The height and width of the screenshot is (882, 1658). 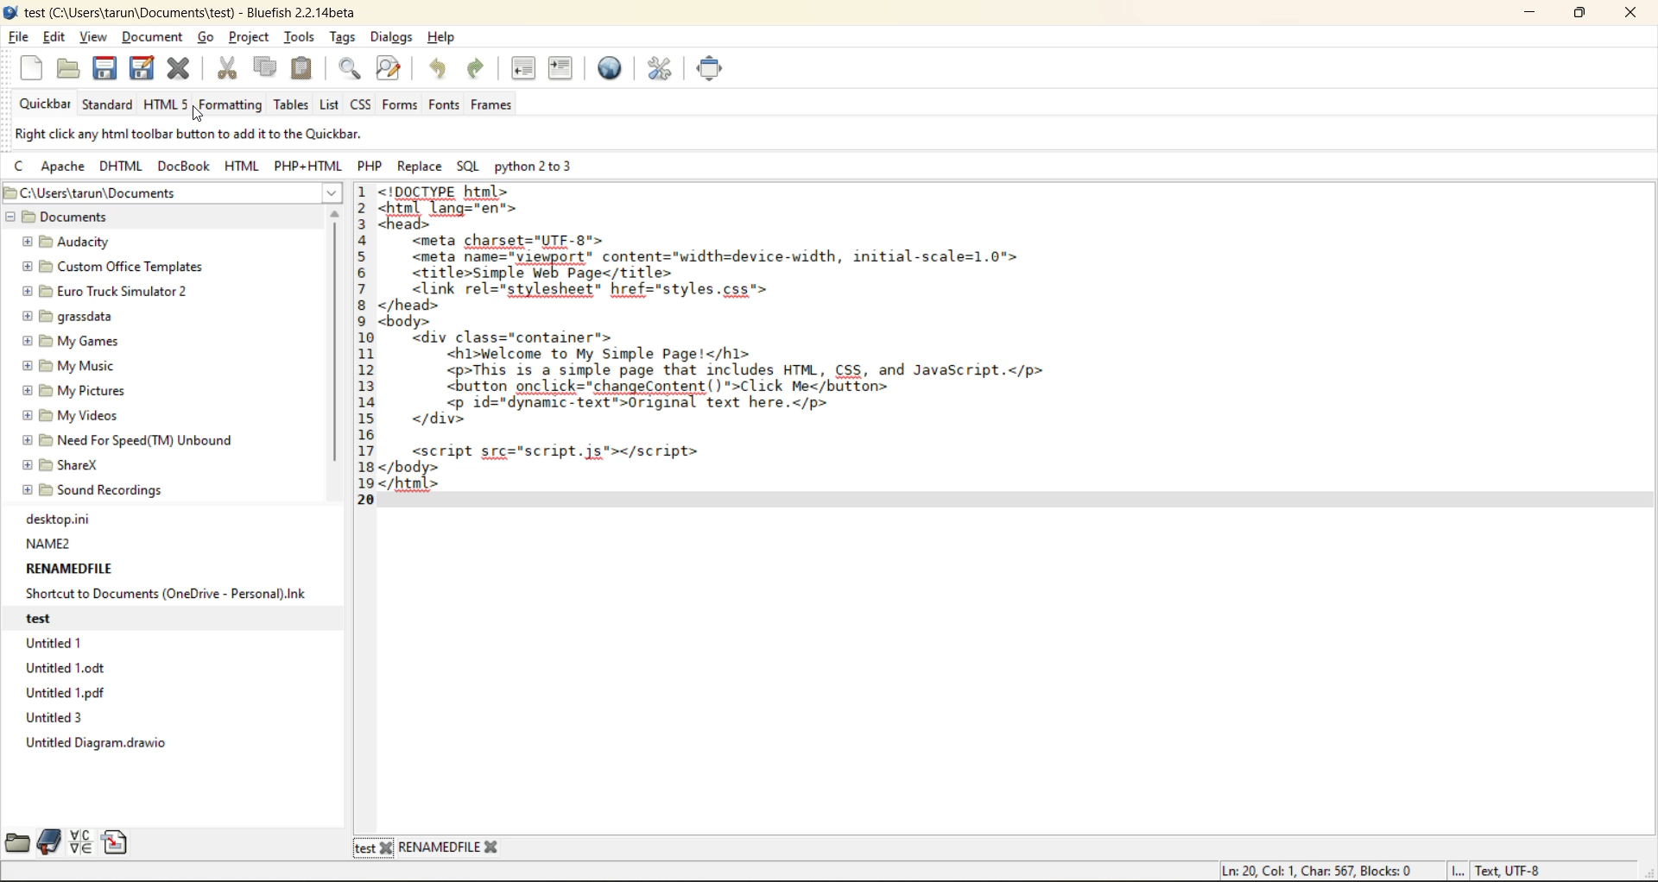 I want to click on tabs, so click(x=428, y=847).